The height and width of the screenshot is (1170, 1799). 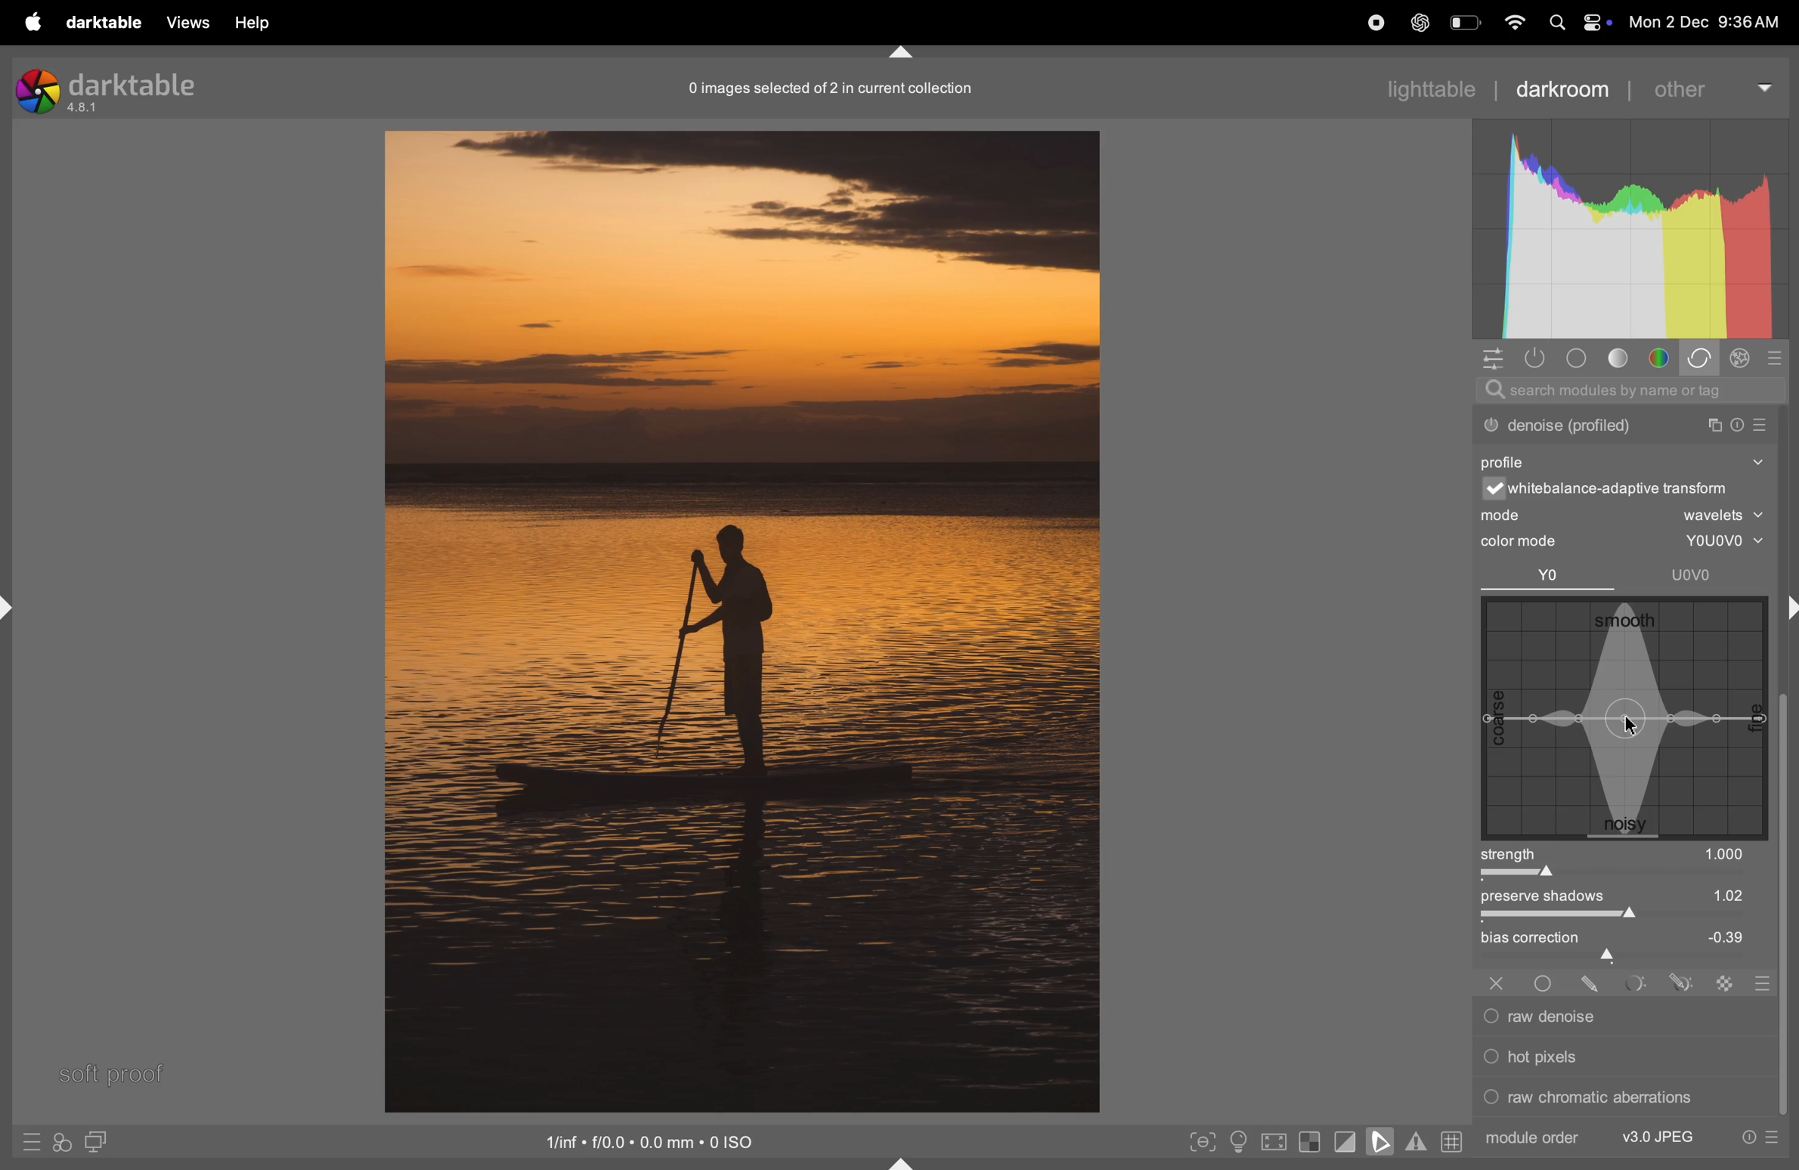 What do you see at coordinates (828, 88) in the screenshot?
I see `image collection` at bounding box center [828, 88].